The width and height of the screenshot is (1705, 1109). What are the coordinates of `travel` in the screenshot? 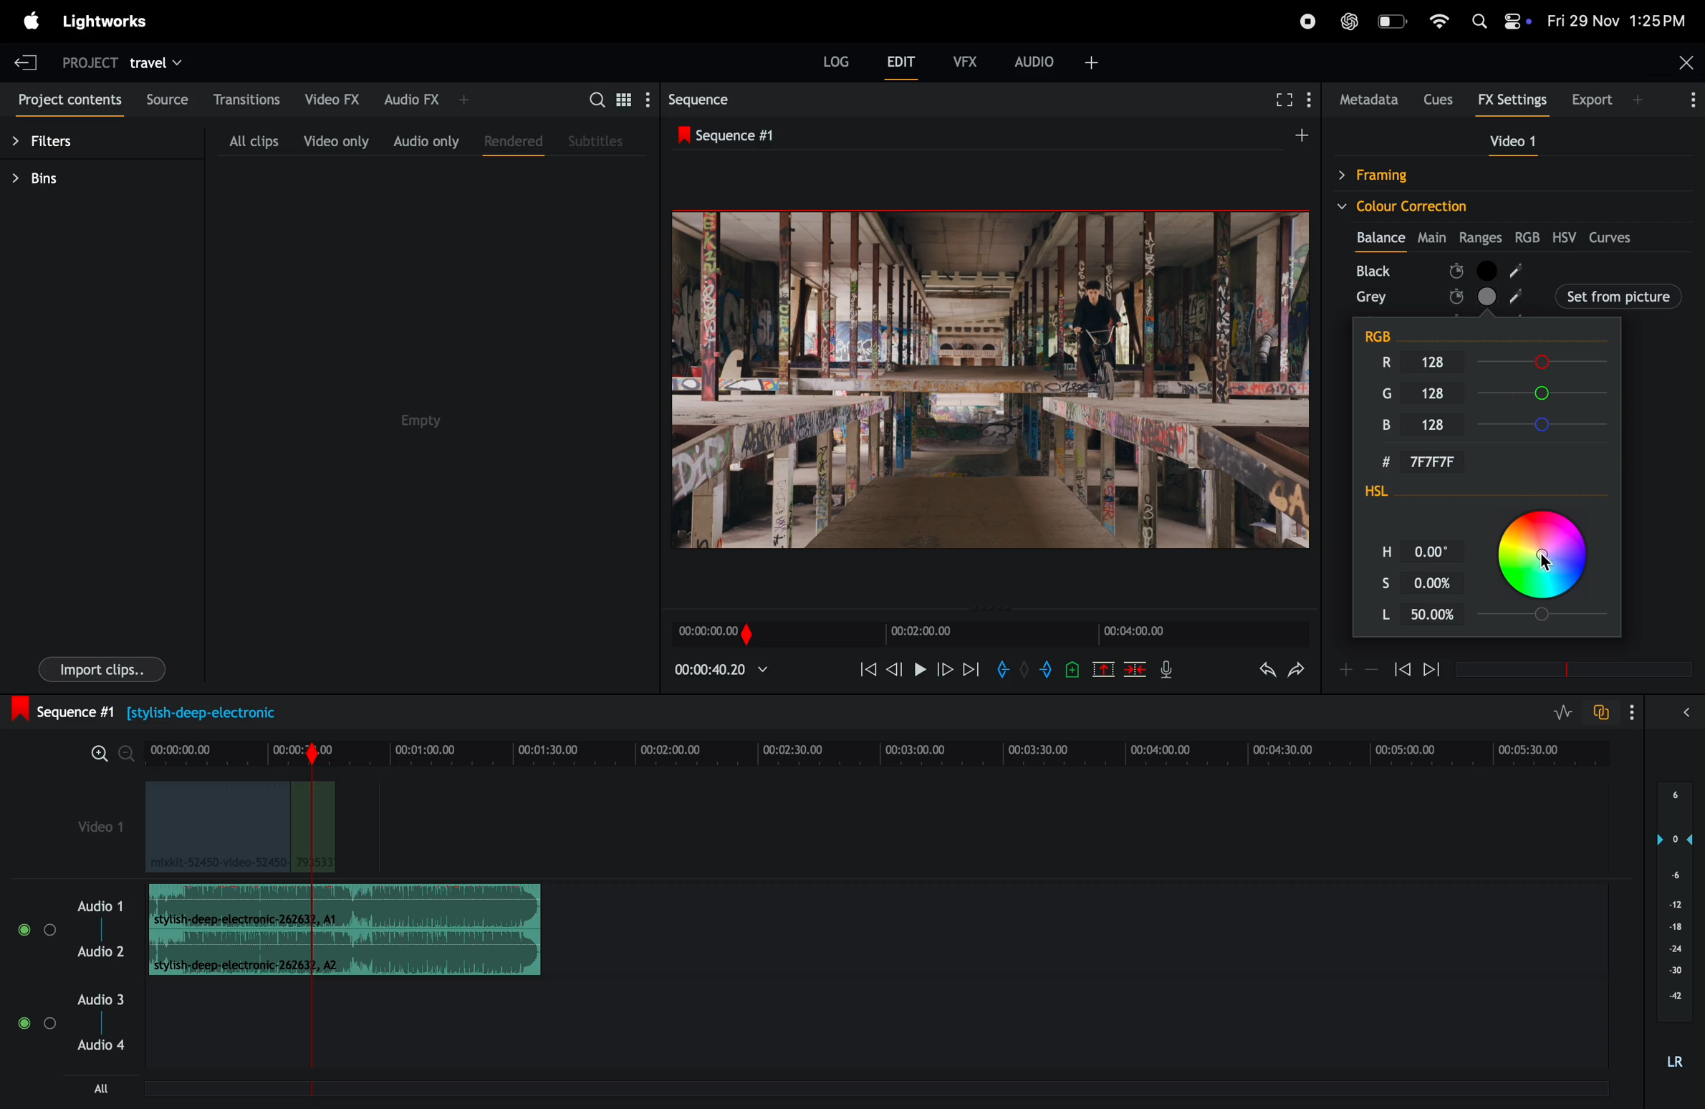 It's located at (159, 62).